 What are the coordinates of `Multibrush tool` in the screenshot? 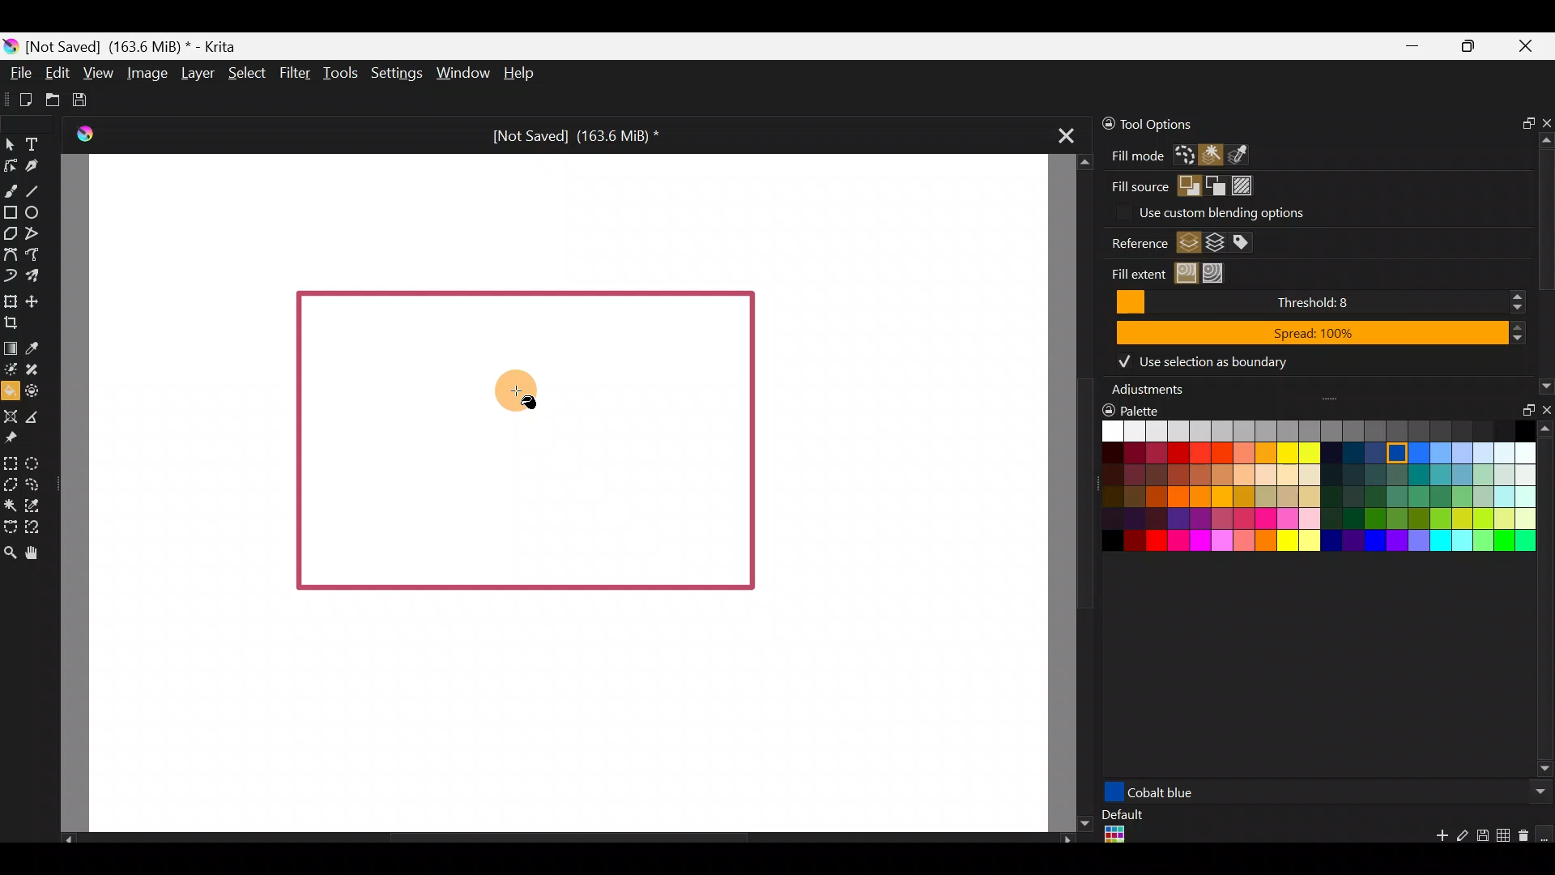 It's located at (34, 274).